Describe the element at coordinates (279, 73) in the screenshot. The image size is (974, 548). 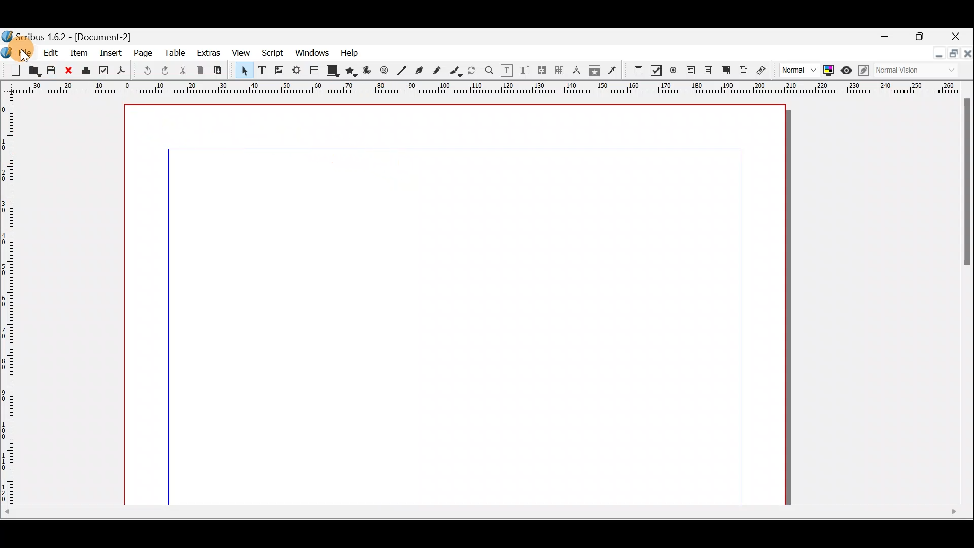
I see `Image frame` at that location.